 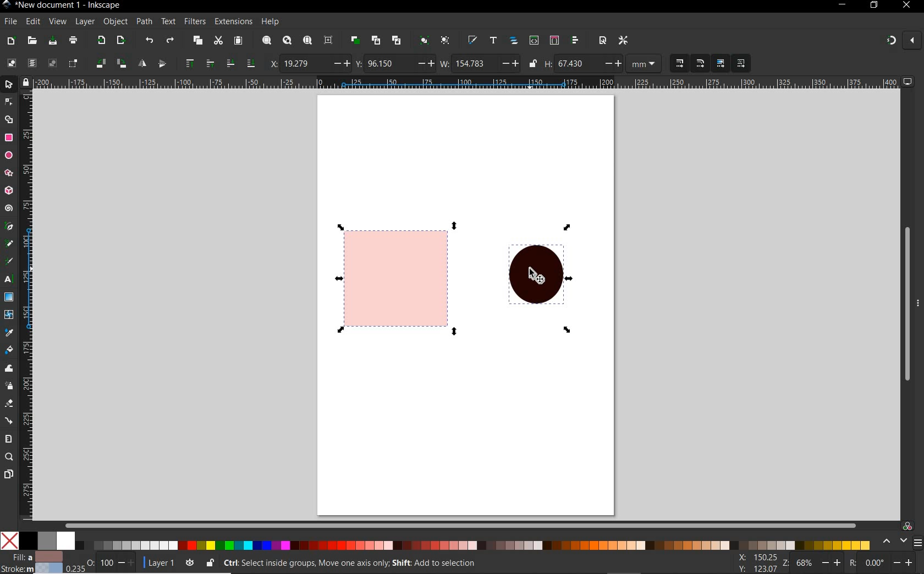 I want to click on scrollbar, so click(x=460, y=524).